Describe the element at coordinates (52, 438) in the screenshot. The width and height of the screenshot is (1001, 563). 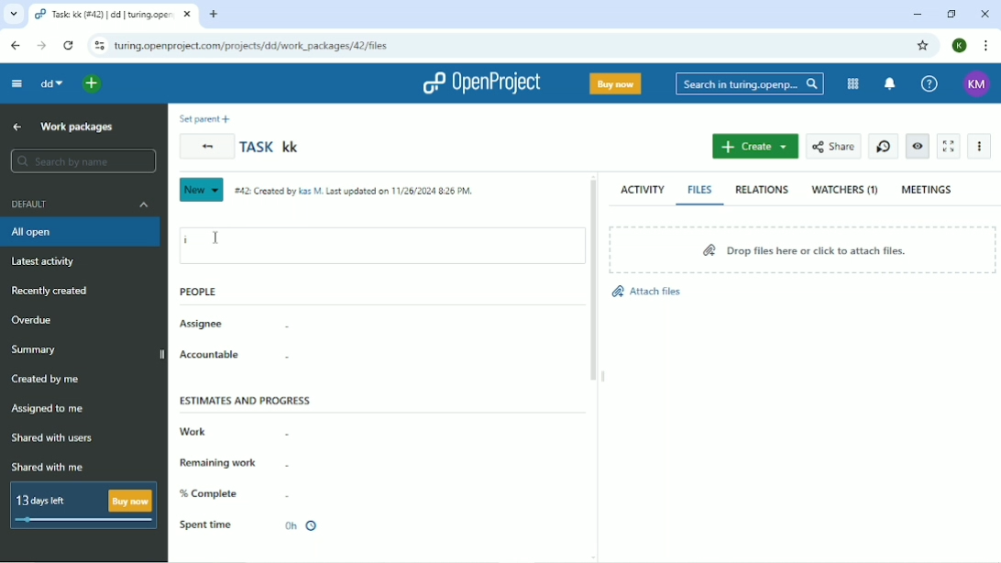
I see `Shared with users` at that location.